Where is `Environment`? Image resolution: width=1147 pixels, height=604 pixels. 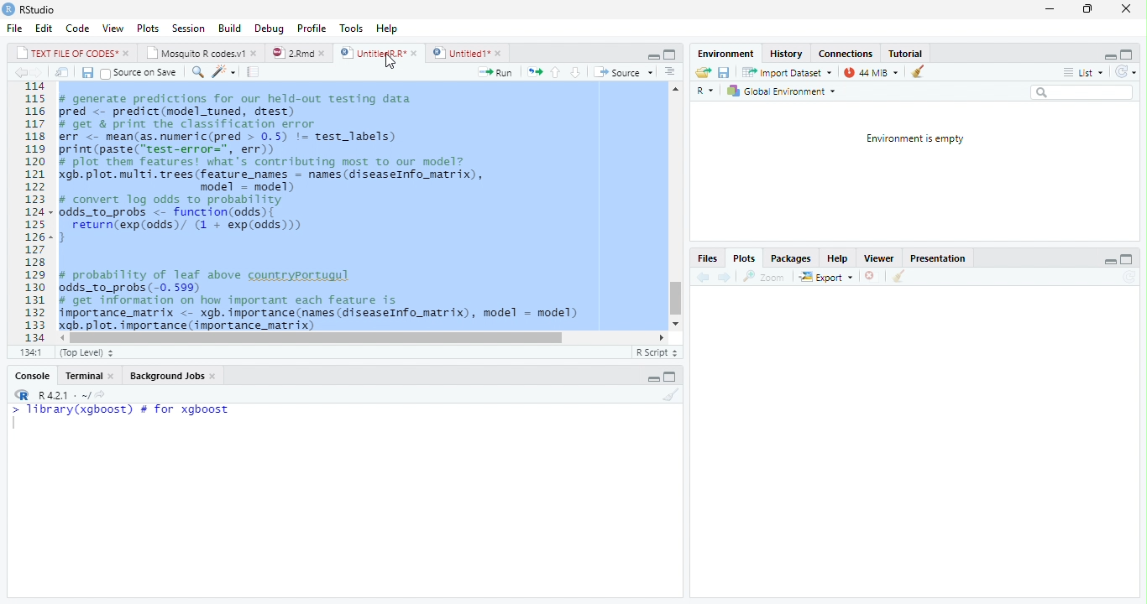 Environment is located at coordinates (721, 53).